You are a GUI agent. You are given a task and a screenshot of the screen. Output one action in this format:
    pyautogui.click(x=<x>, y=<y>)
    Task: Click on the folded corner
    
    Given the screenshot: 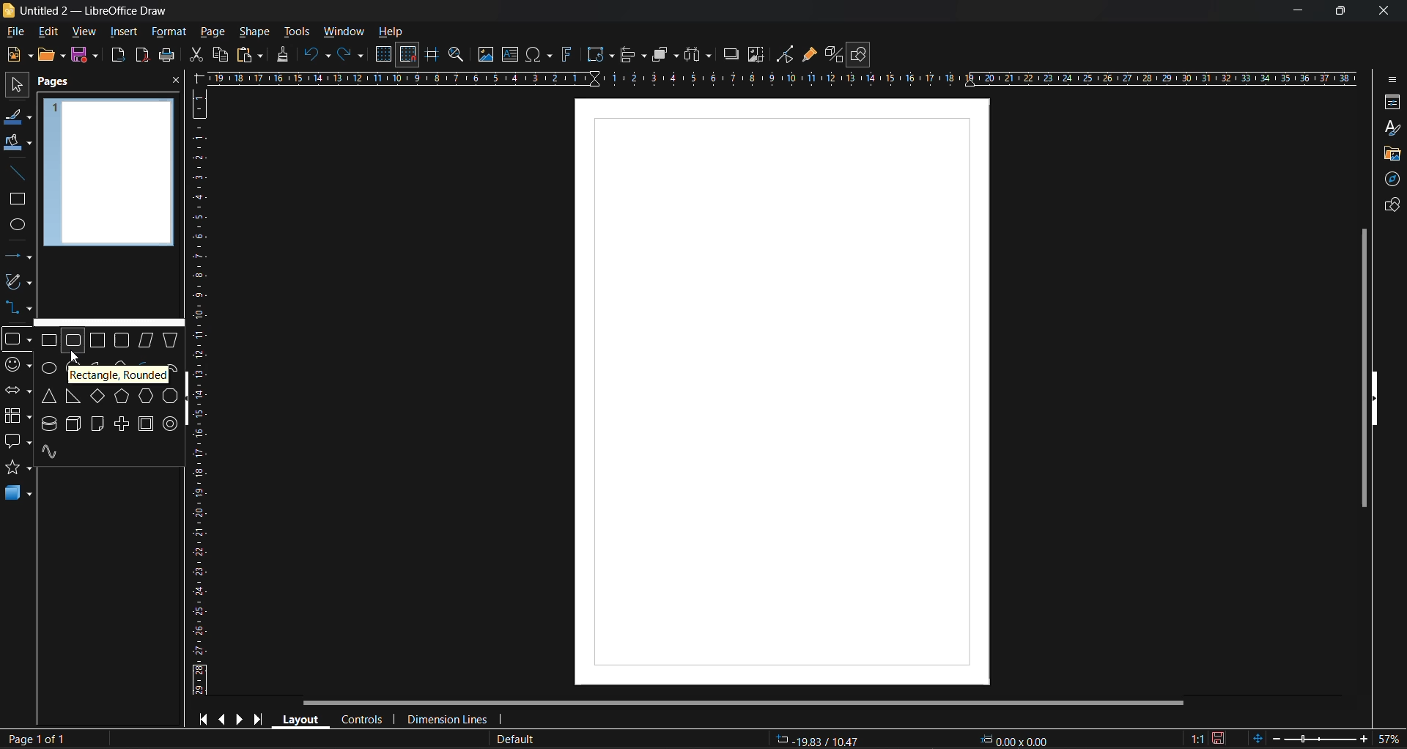 What is the action you would take?
    pyautogui.click(x=98, y=425)
    